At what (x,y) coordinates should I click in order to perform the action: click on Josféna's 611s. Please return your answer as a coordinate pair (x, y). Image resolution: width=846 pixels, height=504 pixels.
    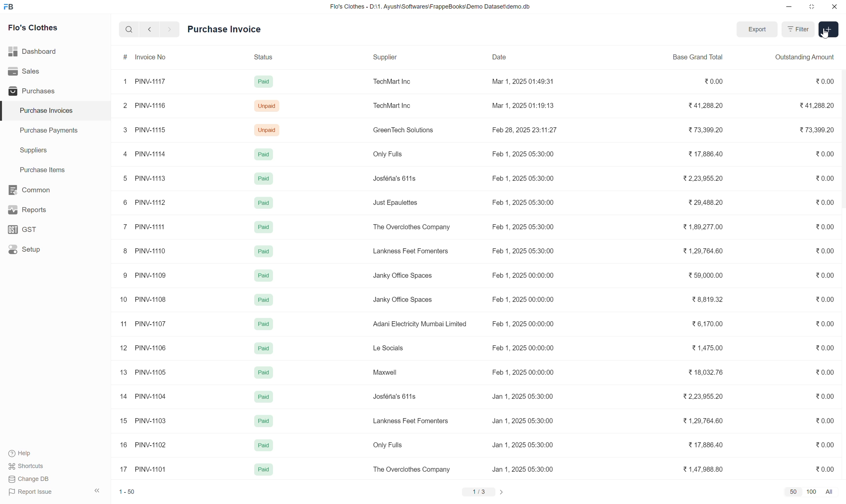
    Looking at the image, I should click on (395, 178).